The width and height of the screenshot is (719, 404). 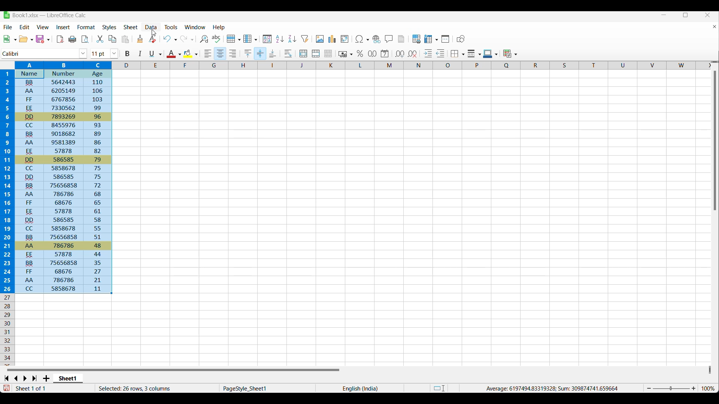 I want to click on Split window, so click(x=446, y=39).